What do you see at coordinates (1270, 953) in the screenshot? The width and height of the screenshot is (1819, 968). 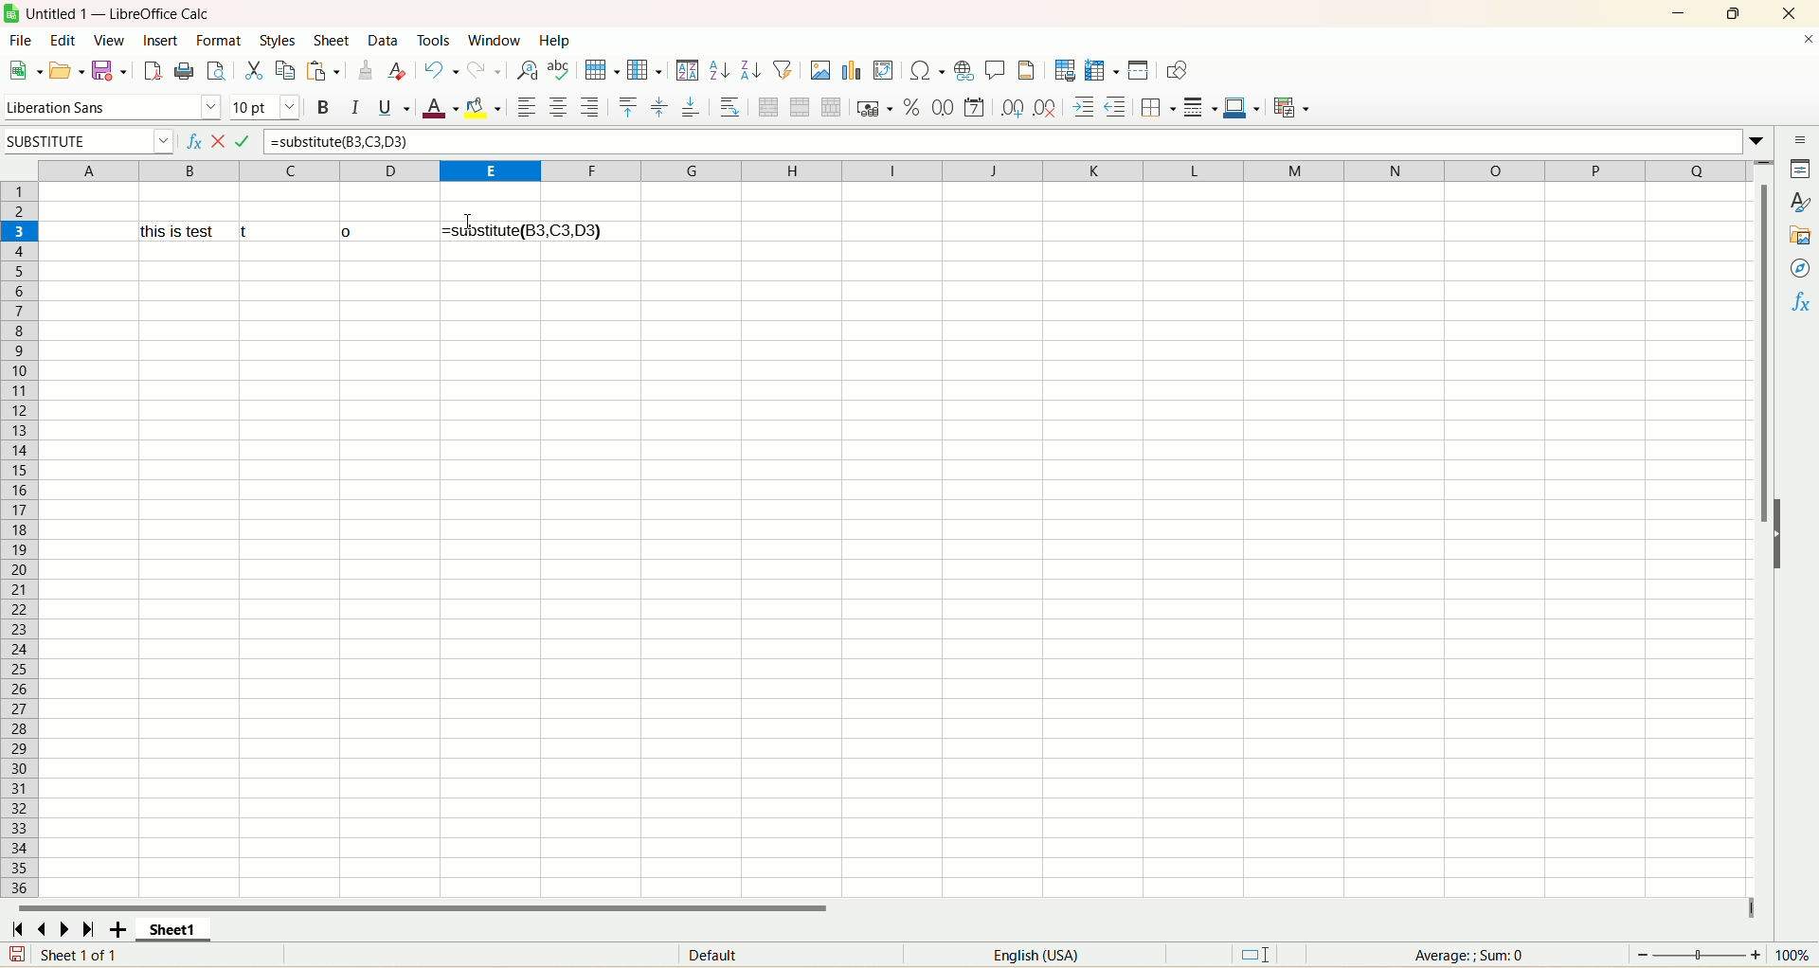 I see `standard selection` at bounding box center [1270, 953].